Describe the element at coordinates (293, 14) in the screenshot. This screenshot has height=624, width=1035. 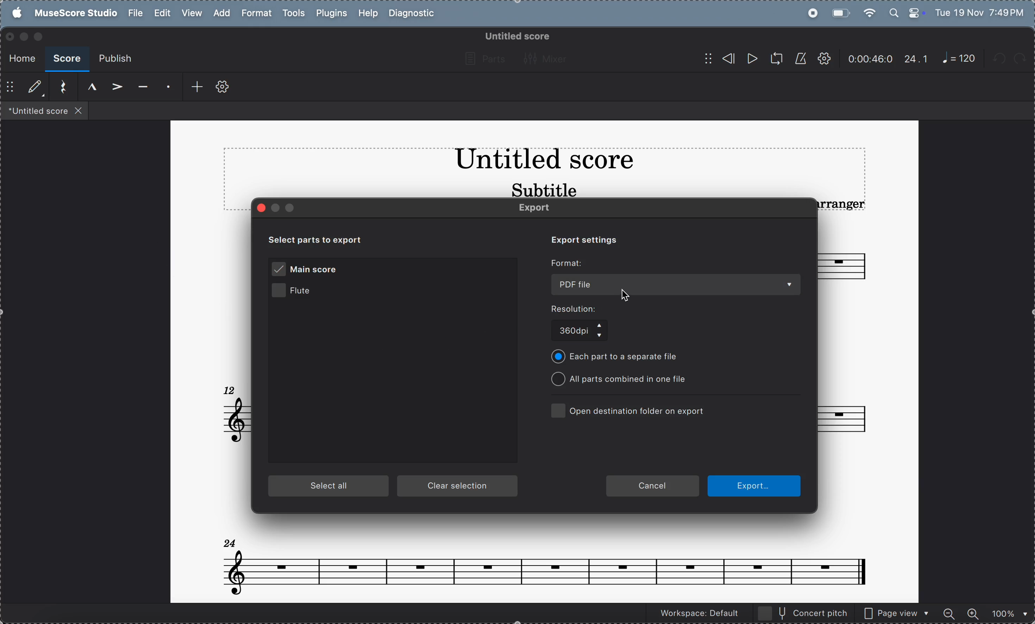
I see `tools` at that location.